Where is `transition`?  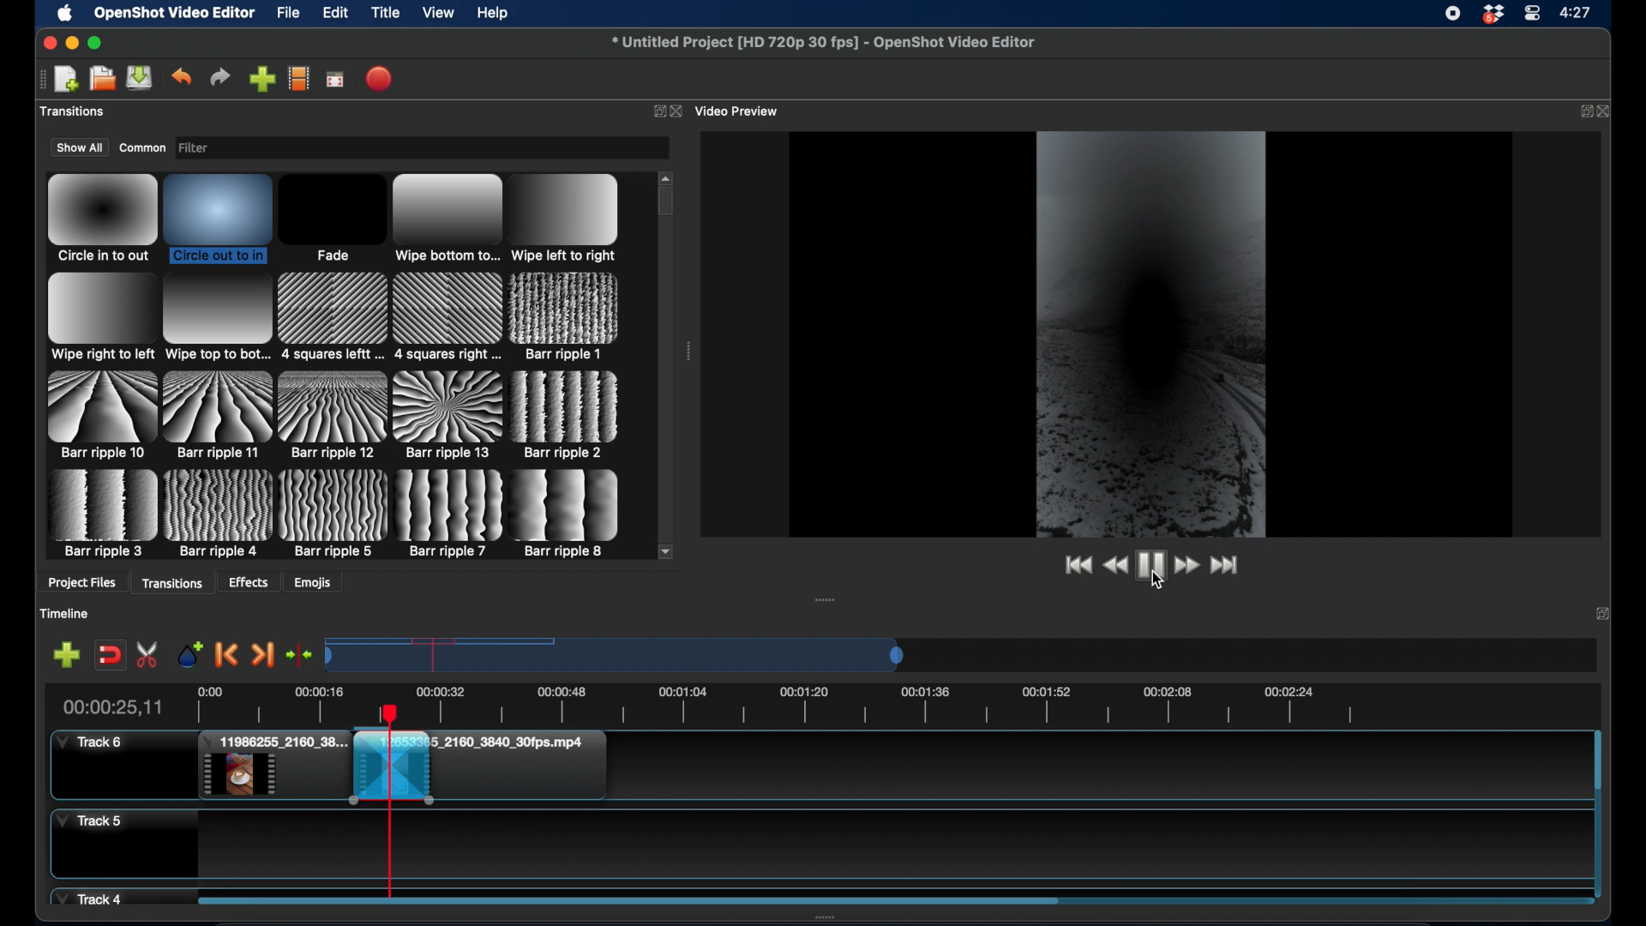 transition is located at coordinates (568, 514).